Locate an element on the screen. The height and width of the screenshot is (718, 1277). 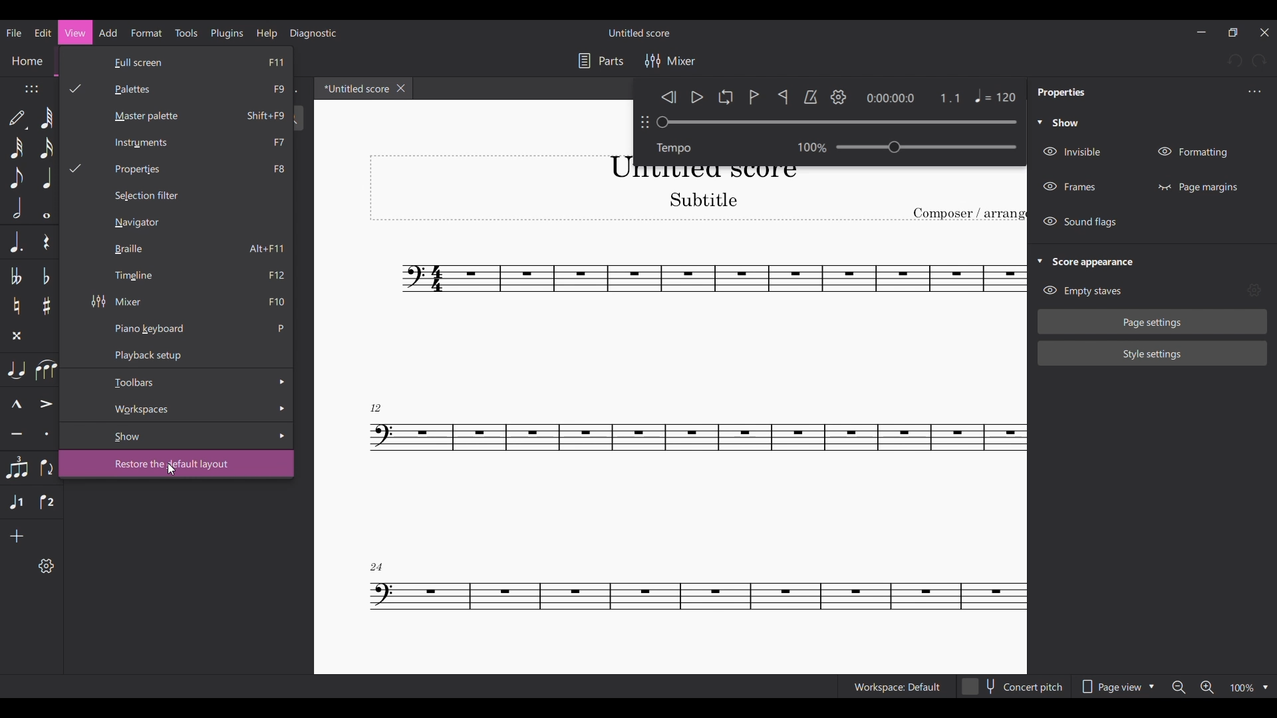
Invisible is located at coordinates (1075, 152).